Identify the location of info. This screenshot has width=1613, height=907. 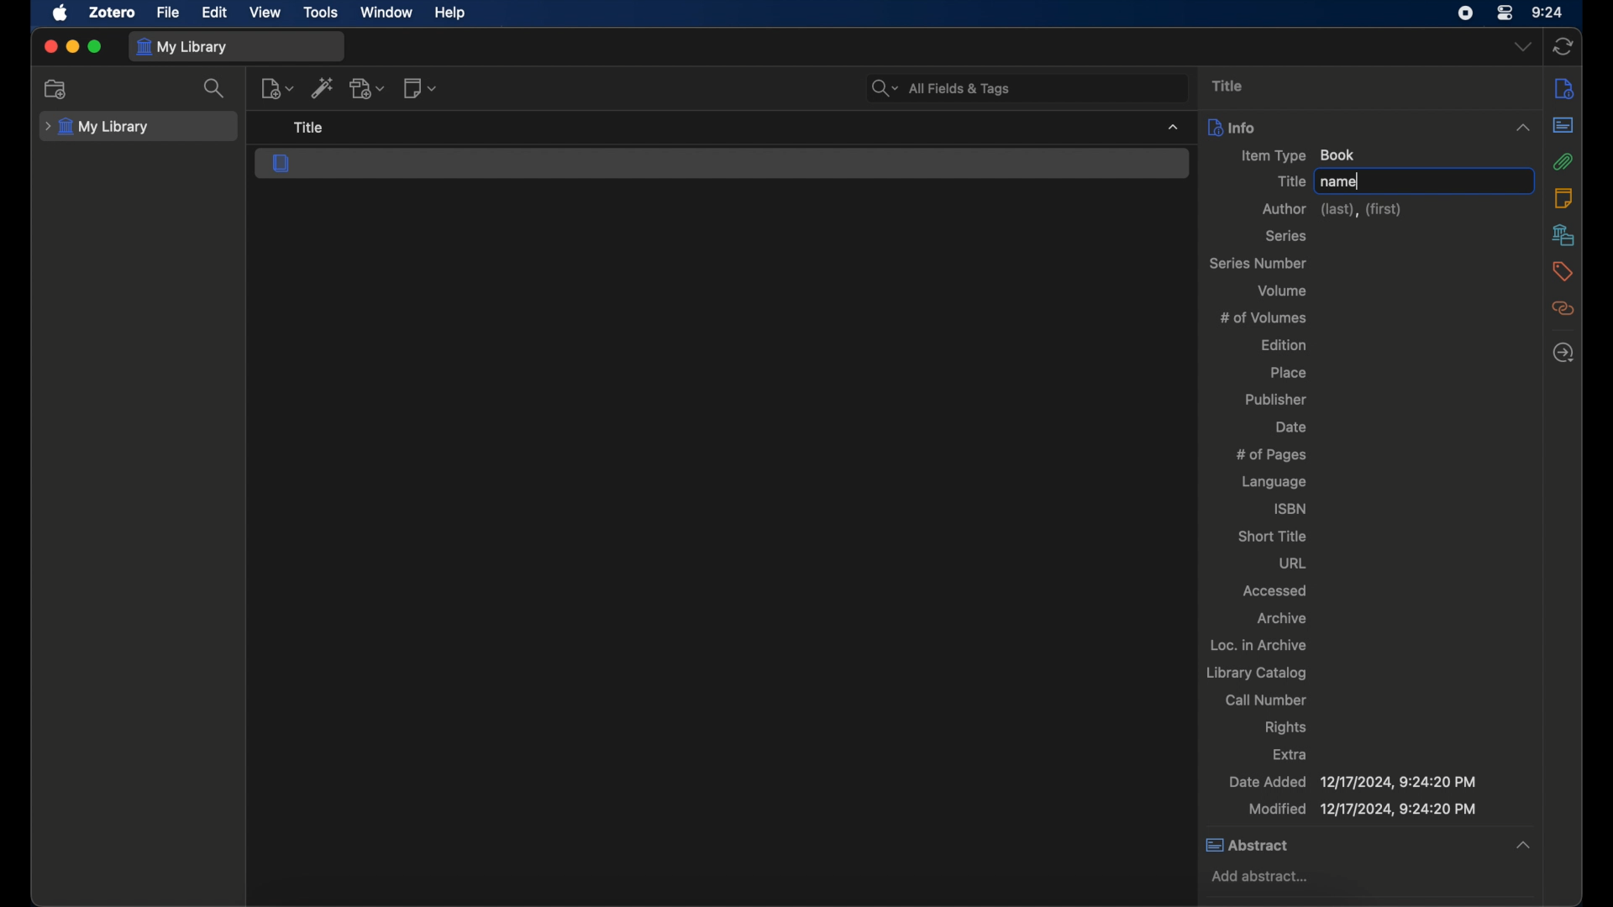
(1564, 88).